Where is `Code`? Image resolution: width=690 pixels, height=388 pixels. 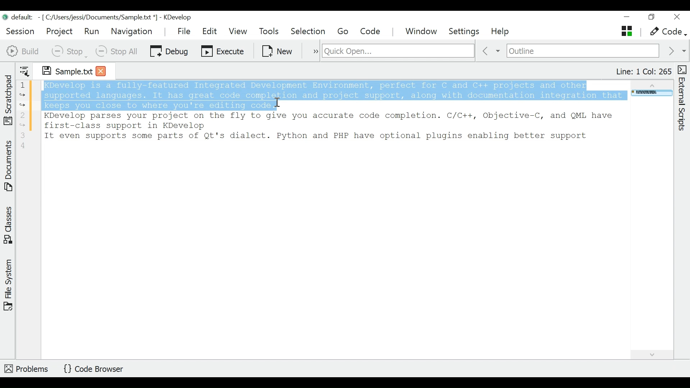 Code is located at coordinates (371, 31).